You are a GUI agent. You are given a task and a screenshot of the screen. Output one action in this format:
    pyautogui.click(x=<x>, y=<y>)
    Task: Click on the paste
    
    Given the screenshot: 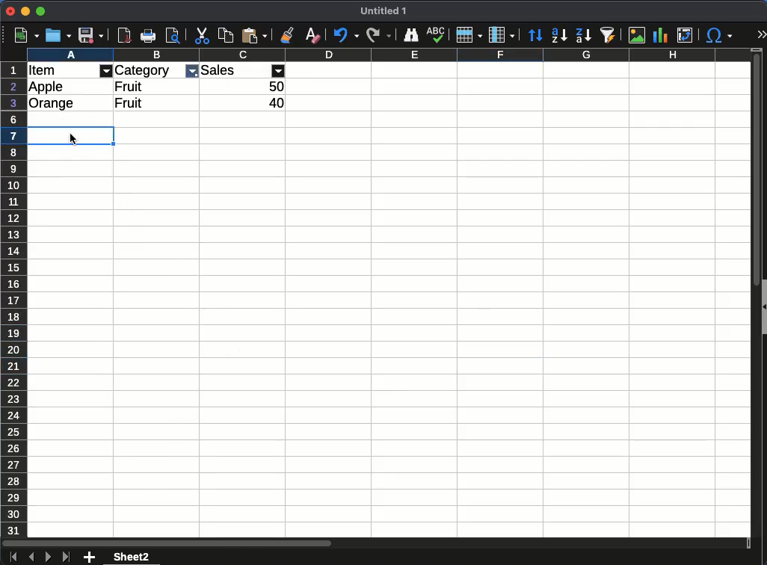 What is the action you would take?
    pyautogui.click(x=254, y=36)
    